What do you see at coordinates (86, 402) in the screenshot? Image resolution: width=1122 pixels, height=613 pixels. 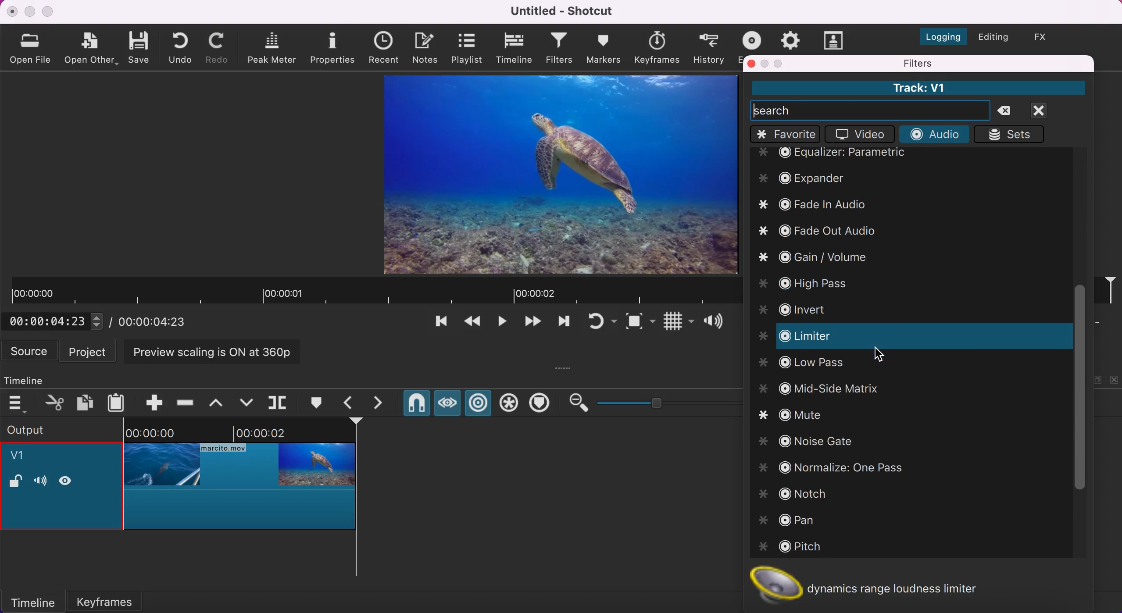 I see `copy` at bounding box center [86, 402].